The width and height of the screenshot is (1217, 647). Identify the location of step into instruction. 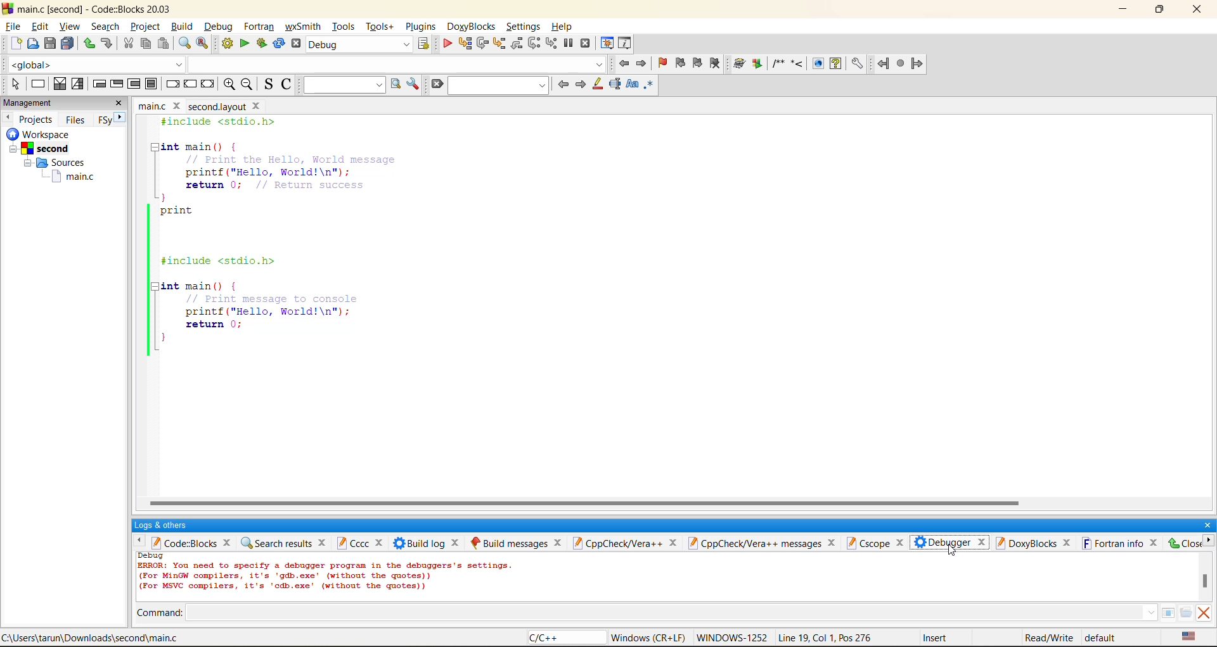
(552, 44).